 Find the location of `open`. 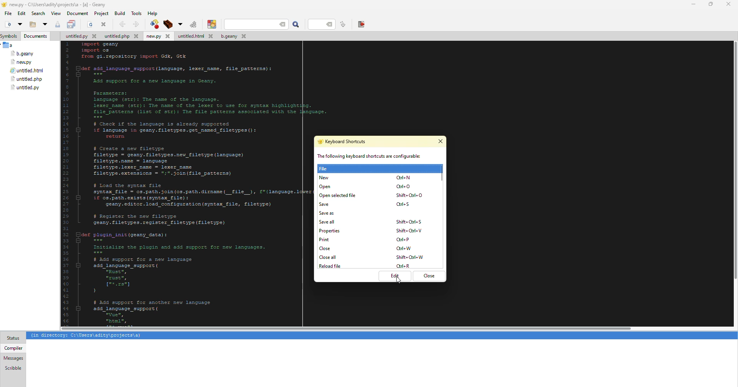

open is located at coordinates (325, 186).